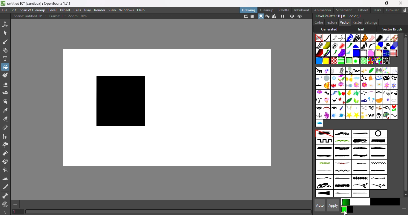 This screenshot has height=215, width=408. I want to click on Offset, so click(356, 53).